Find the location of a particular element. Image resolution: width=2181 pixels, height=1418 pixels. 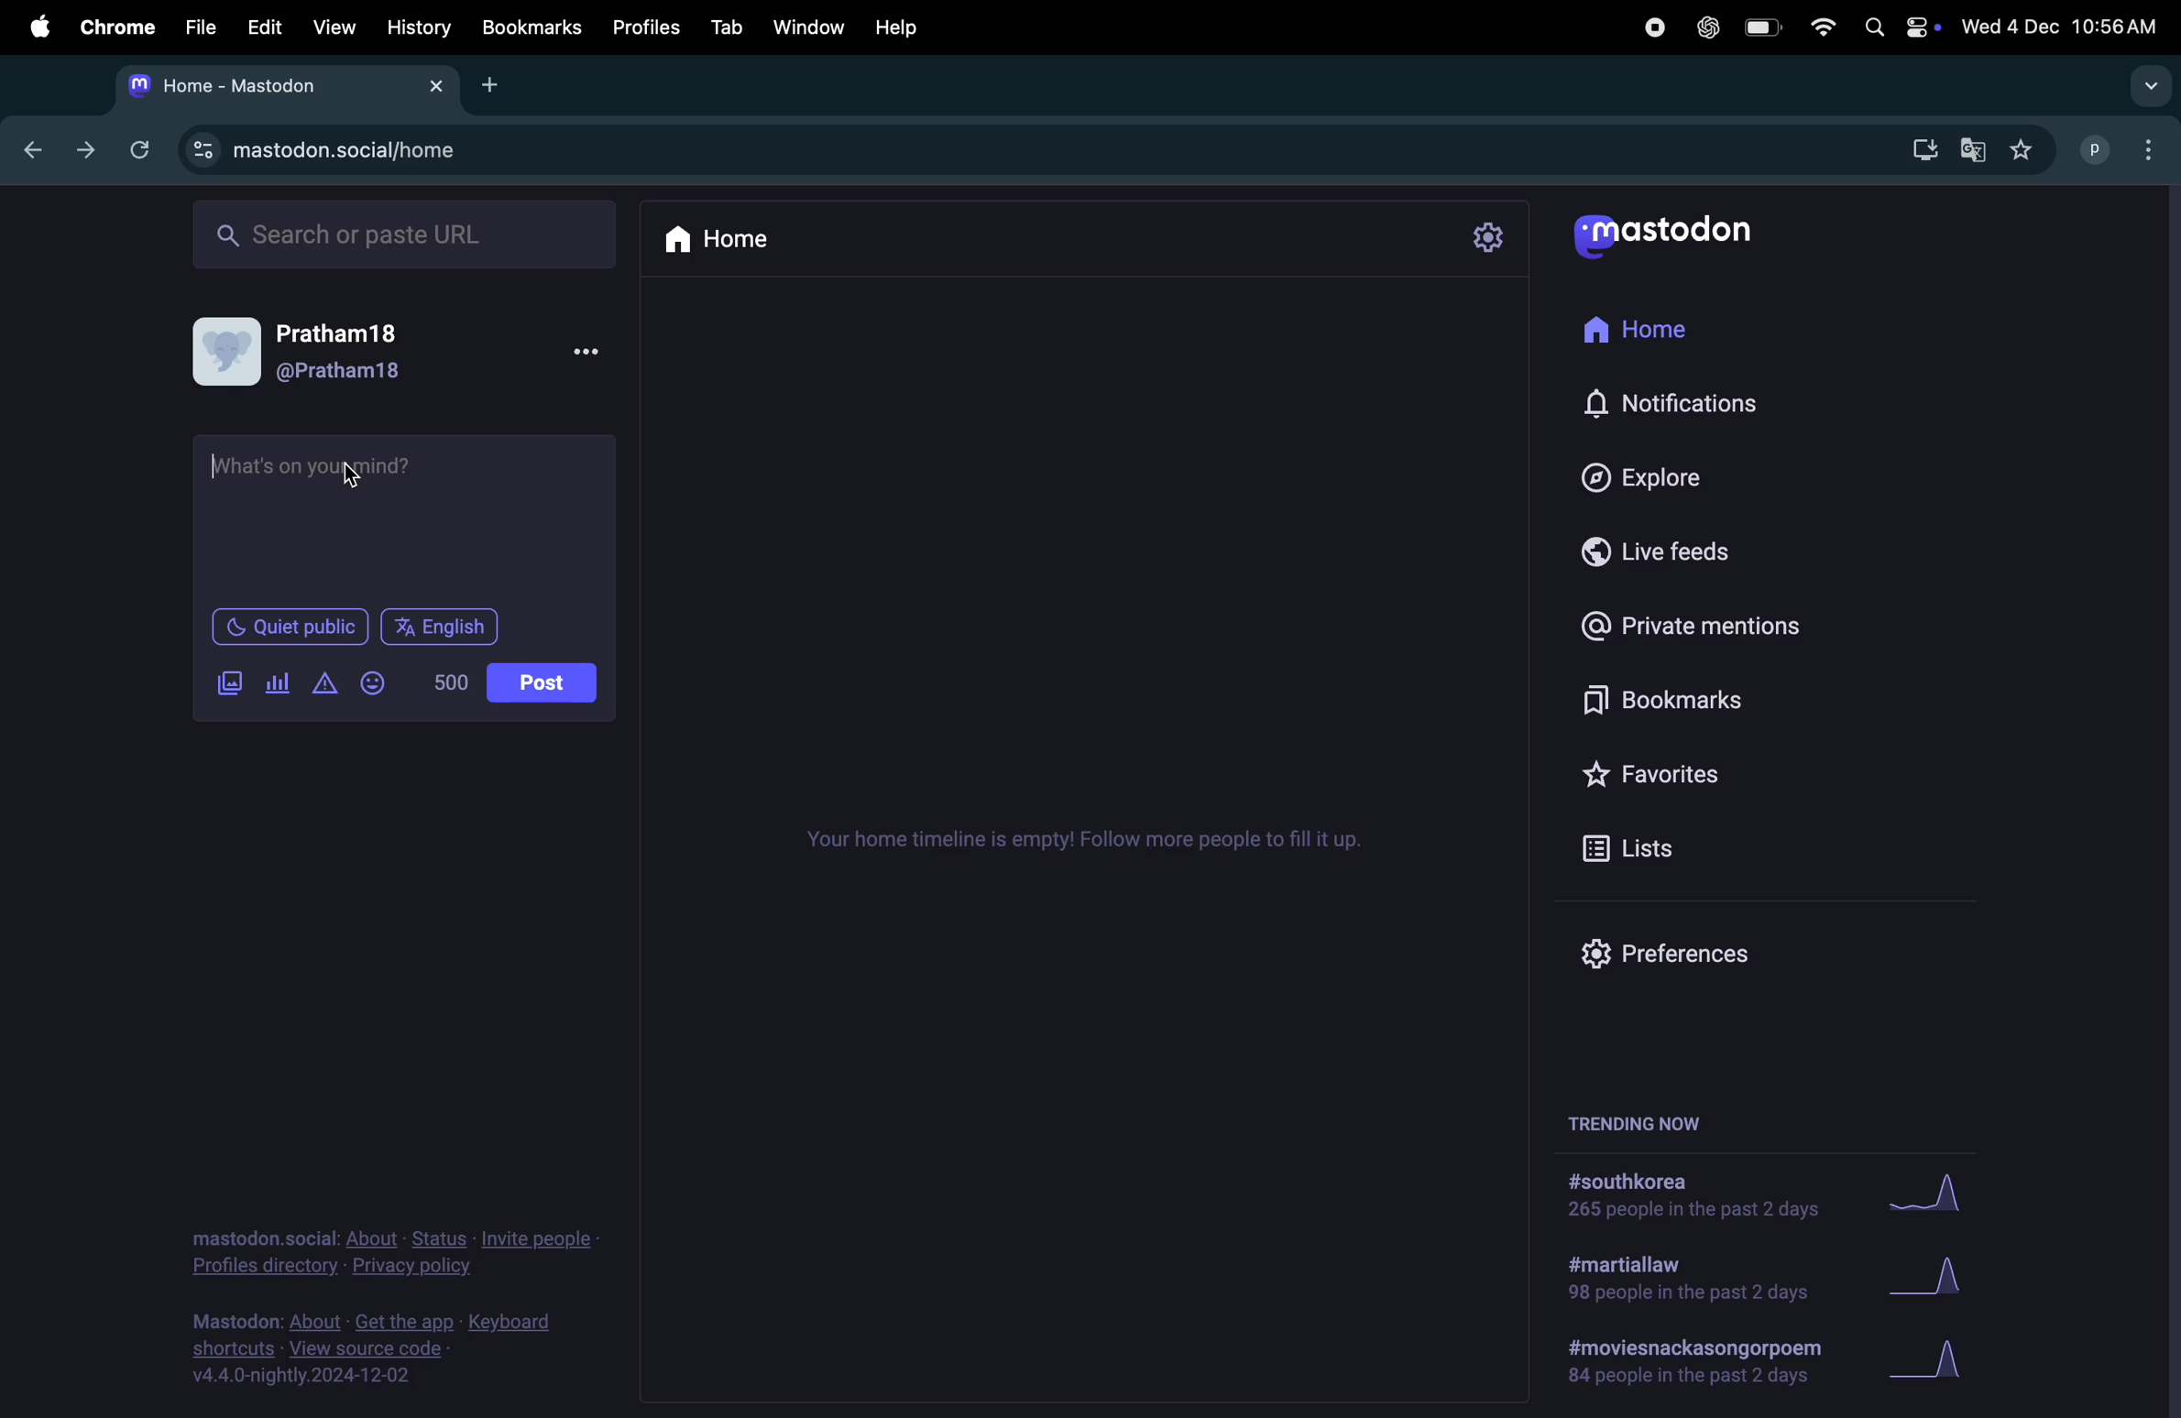

favourites is located at coordinates (2023, 147).